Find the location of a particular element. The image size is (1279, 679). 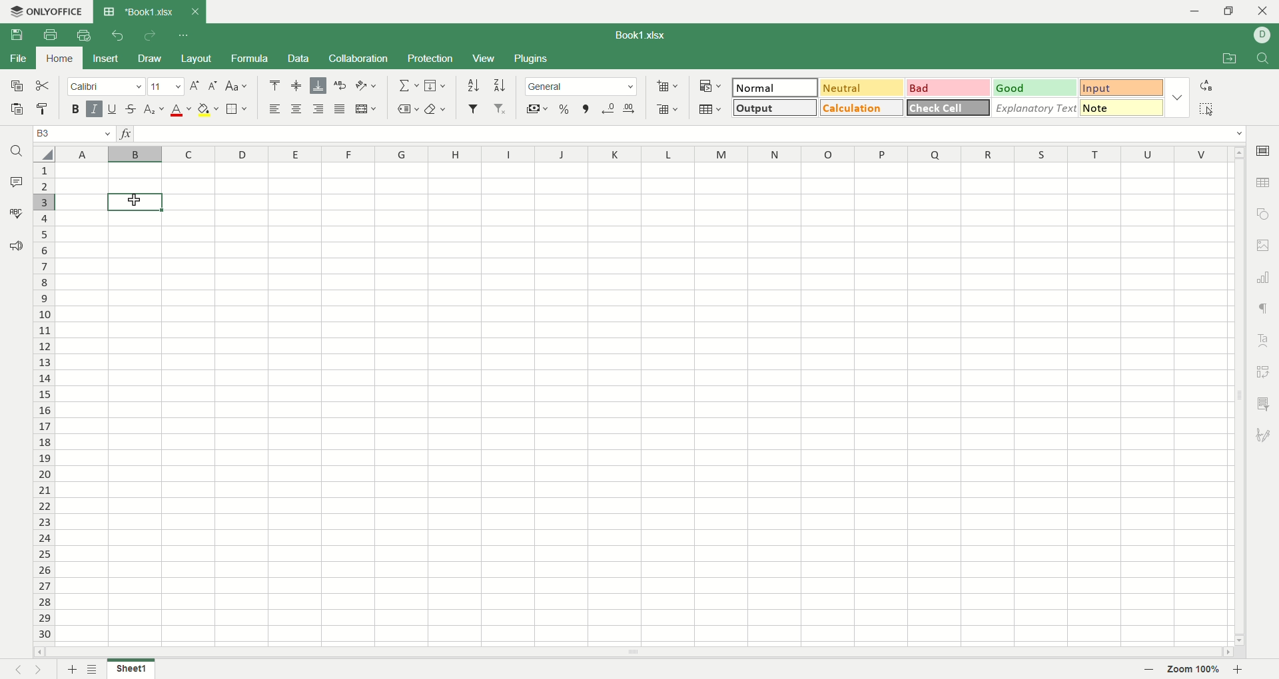

find is located at coordinates (15, 150).